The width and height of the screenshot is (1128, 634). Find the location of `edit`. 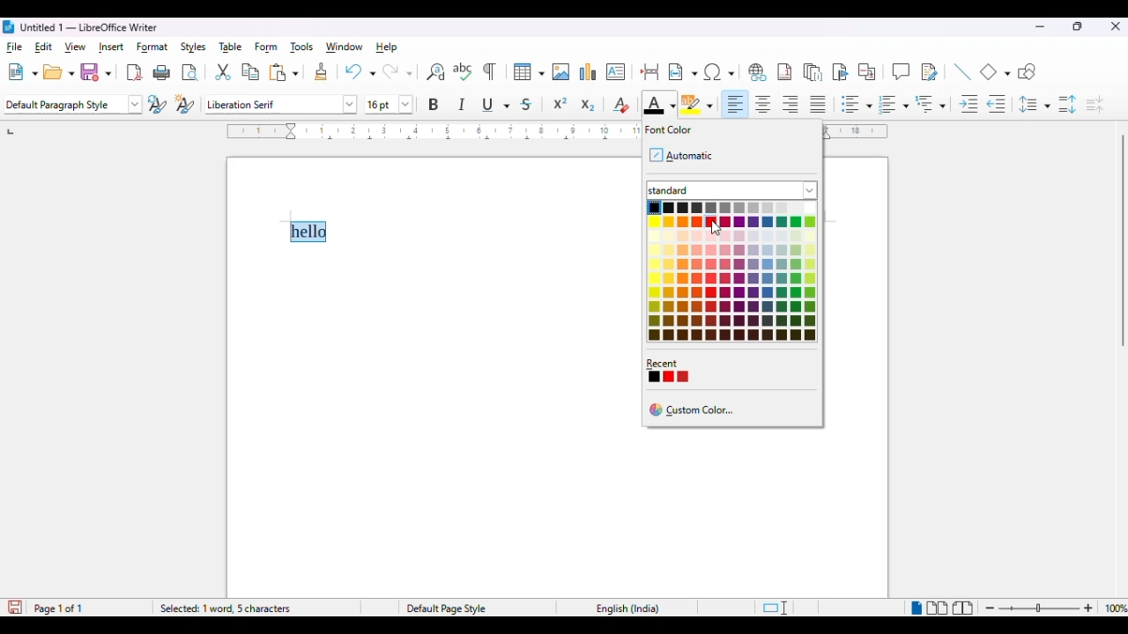

edit is located at coordinates (44, 47).